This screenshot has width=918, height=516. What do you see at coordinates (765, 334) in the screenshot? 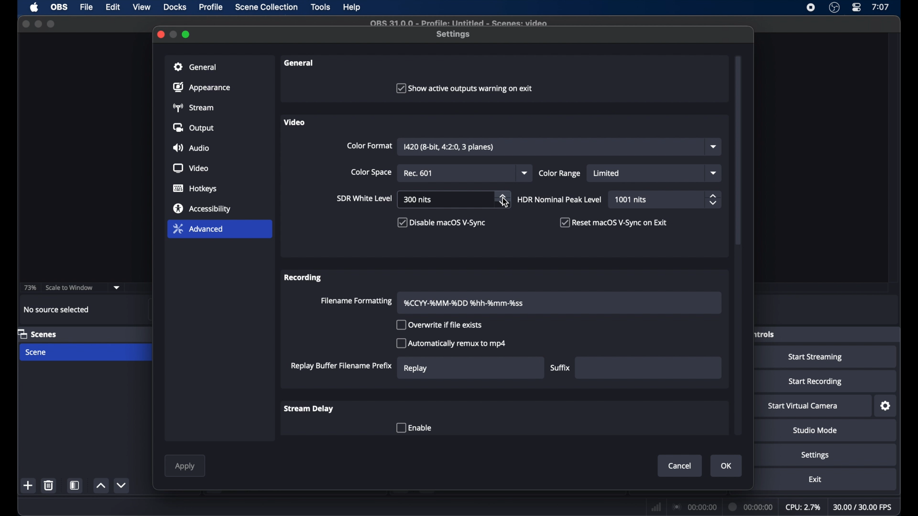
I see `obscure label` at bounding box center [765, 334].